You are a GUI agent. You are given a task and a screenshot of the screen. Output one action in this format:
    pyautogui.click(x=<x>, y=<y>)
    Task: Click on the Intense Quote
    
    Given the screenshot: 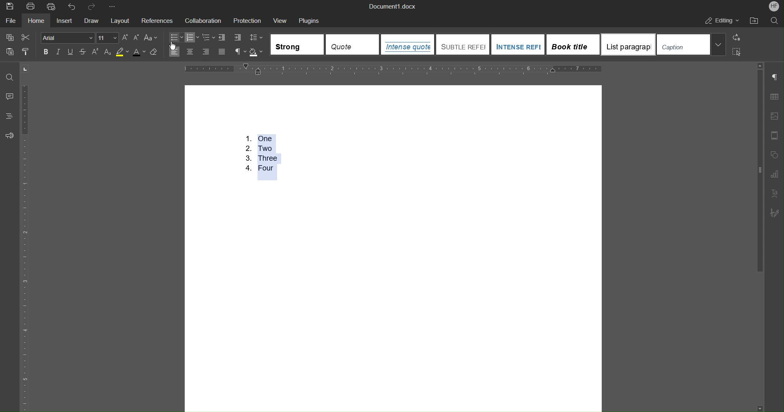 What is the action you would take?
    pyautogui.click(x=408, y=44)
    